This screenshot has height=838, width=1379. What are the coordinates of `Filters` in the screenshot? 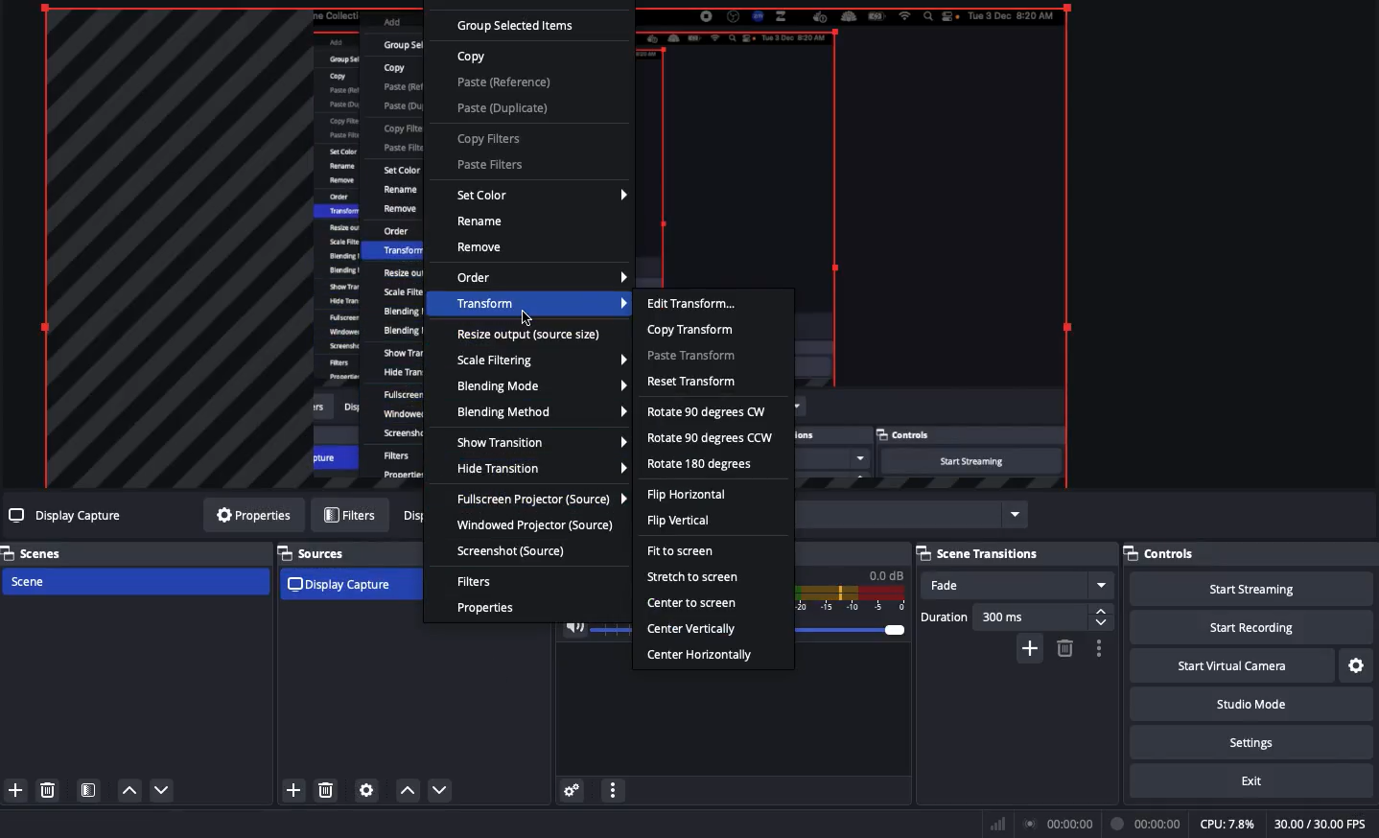 It's located at (349, 514).